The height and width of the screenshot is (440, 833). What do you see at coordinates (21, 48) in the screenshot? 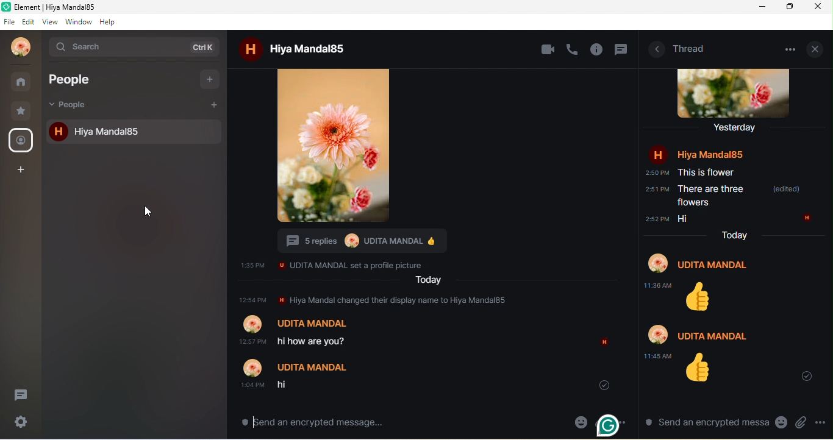
I see `profile photo` at bounding box center [21, 48].